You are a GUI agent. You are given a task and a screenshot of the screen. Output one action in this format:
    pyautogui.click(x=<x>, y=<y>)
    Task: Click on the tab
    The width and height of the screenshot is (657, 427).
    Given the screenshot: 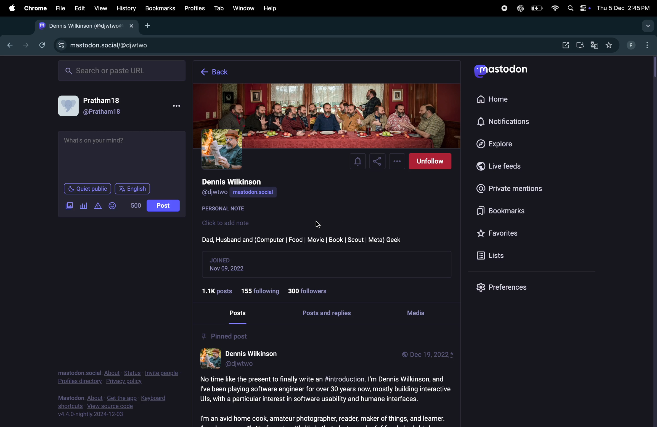 What is the action you would take?
    pyautogui.click(x=219, y=8)
    